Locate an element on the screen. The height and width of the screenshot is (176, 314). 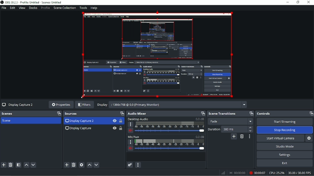
Scenes is located at coordinates (8, 114).